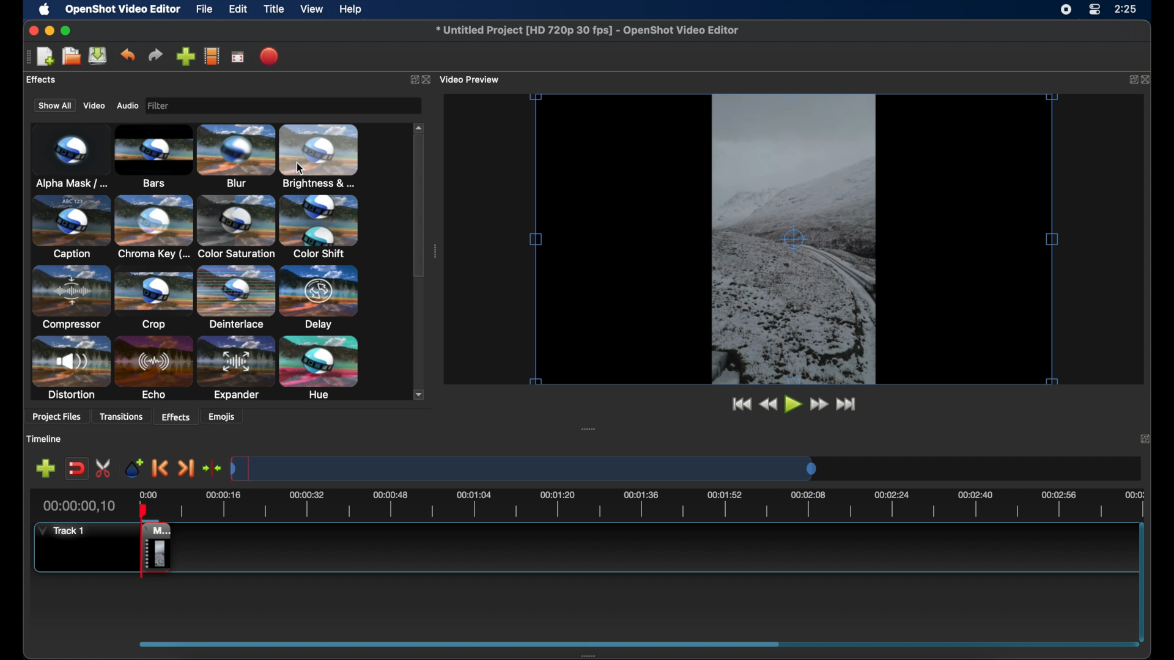 Image resolution: width=1174 pixels, height=660 pixels. What do you see at coordinates (185, 56) in the screenshot?
I see `import files` at bounding box center [185, 56].